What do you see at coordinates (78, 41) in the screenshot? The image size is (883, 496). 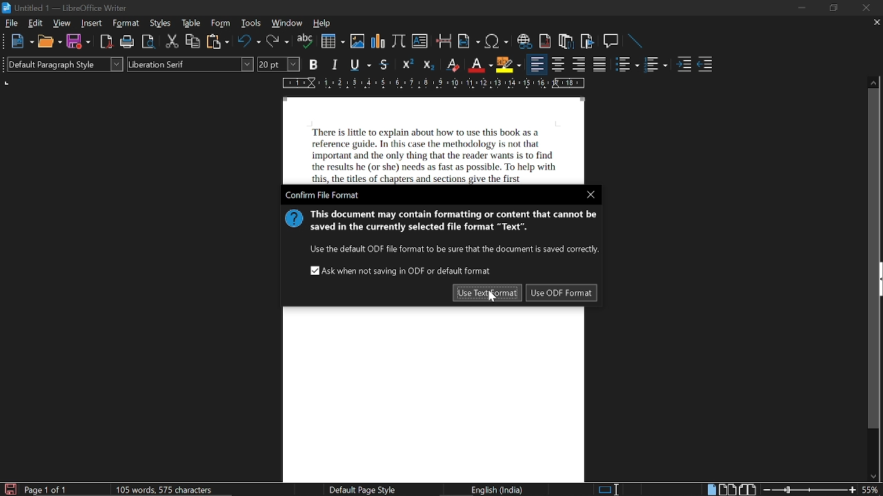 I see `save` at bounding box center [78, 41].